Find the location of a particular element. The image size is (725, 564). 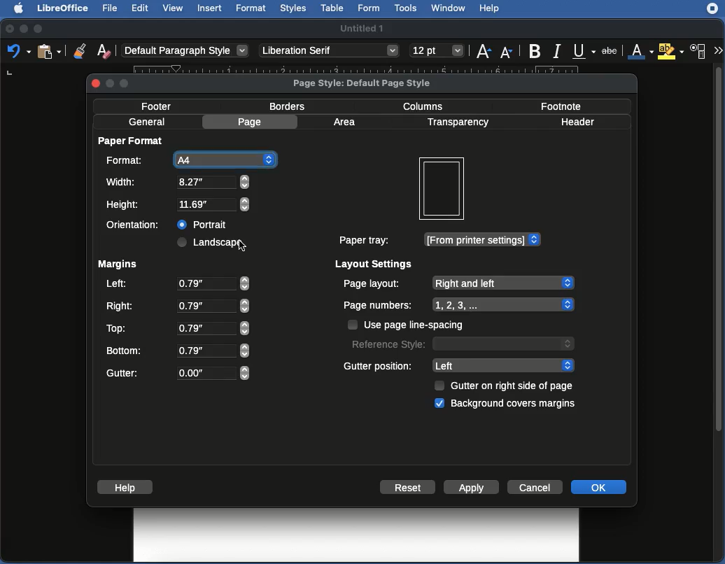

Tools is located at coordinates (407, 8).